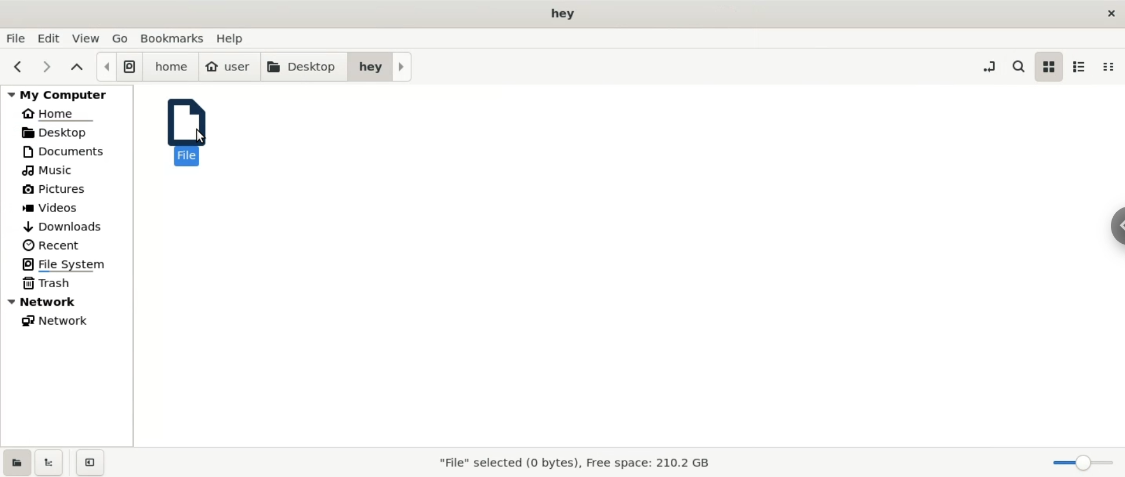 Image resolution: width=1125 pixels, height=477 pixels. I want to click on hey folders, so click(380, 66).